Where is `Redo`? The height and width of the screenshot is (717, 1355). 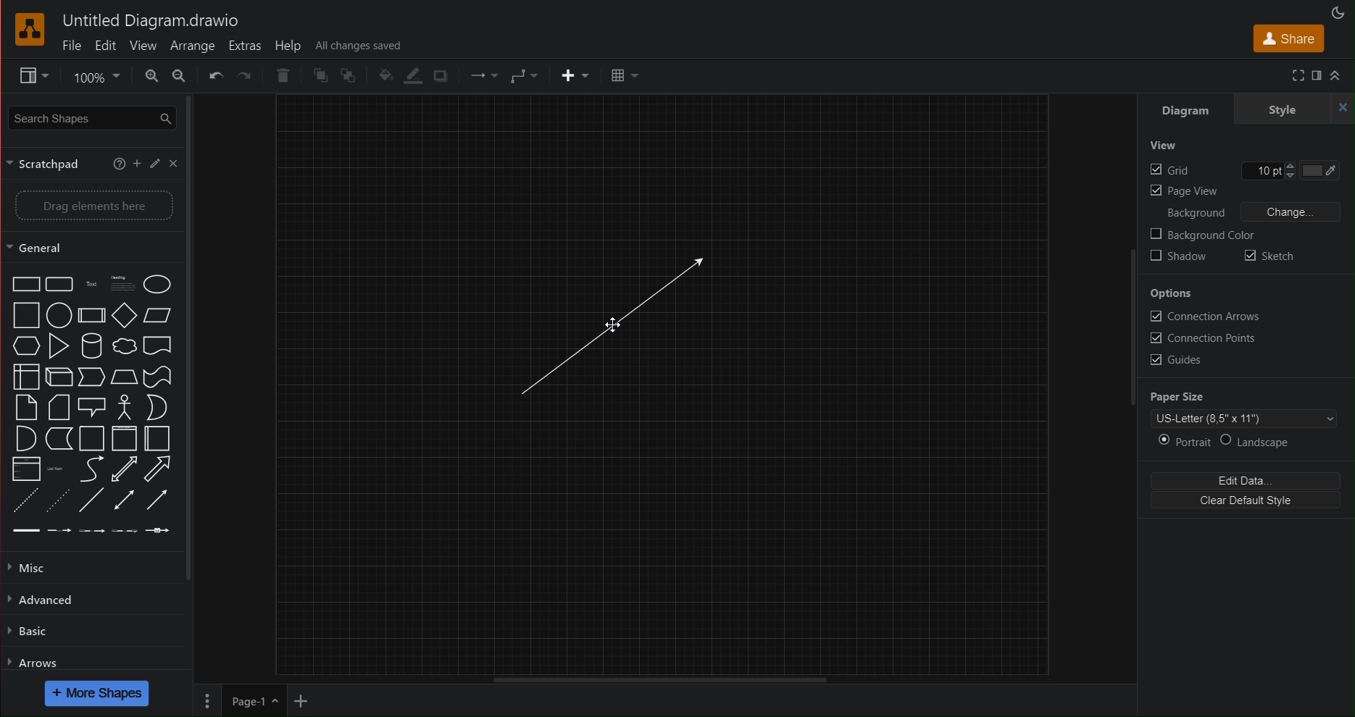 Redo is located at coordinates (245, 77).